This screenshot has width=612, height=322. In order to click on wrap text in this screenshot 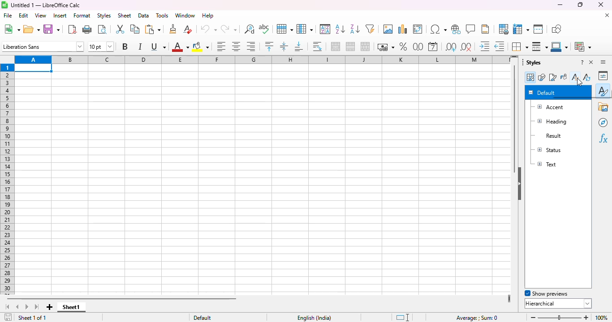, I will do `click(317, 47)`.